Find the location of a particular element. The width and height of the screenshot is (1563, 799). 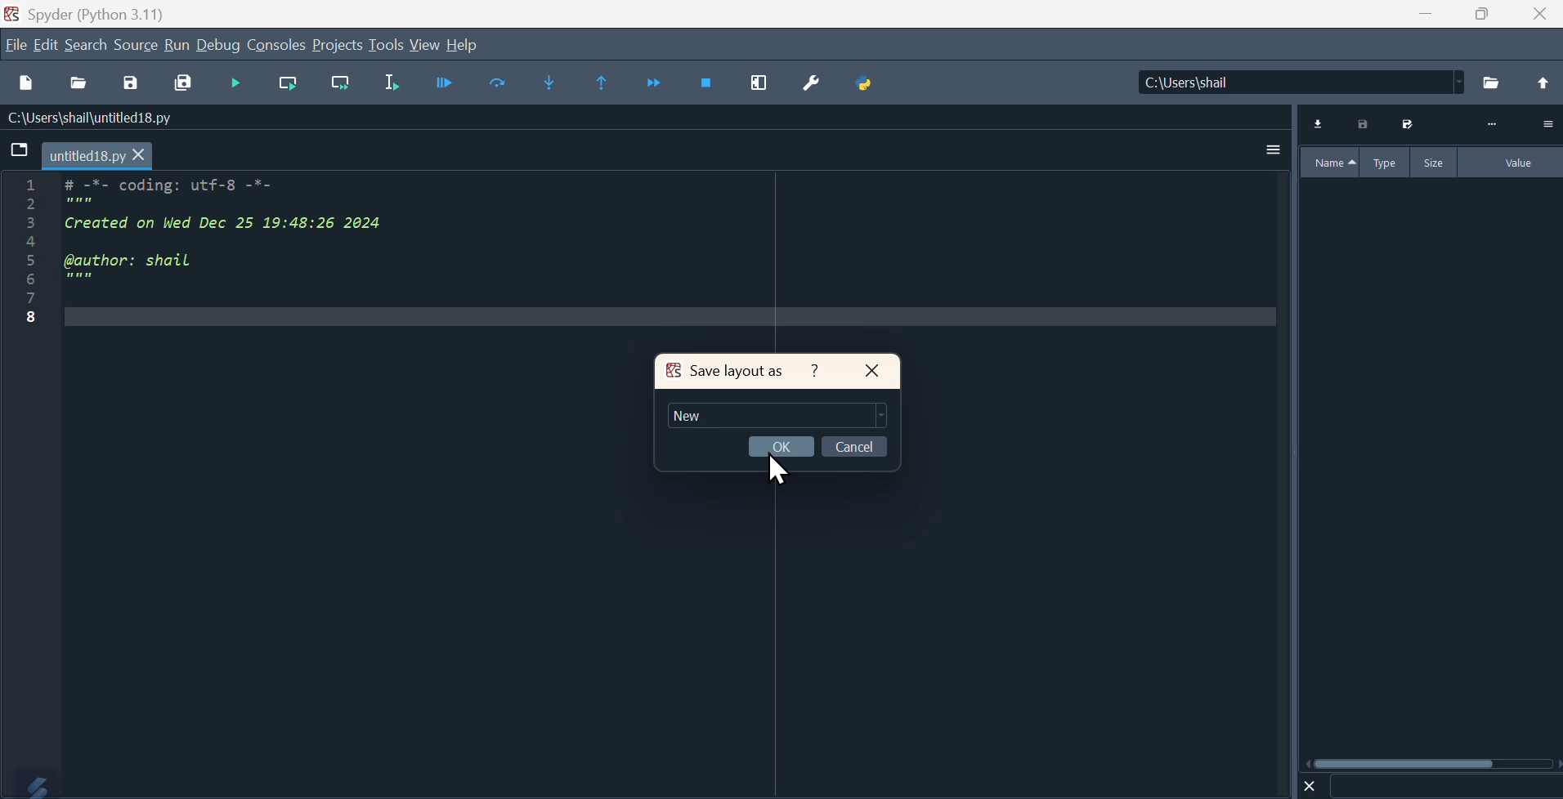

minimize is located at coordinates (1422, 14).